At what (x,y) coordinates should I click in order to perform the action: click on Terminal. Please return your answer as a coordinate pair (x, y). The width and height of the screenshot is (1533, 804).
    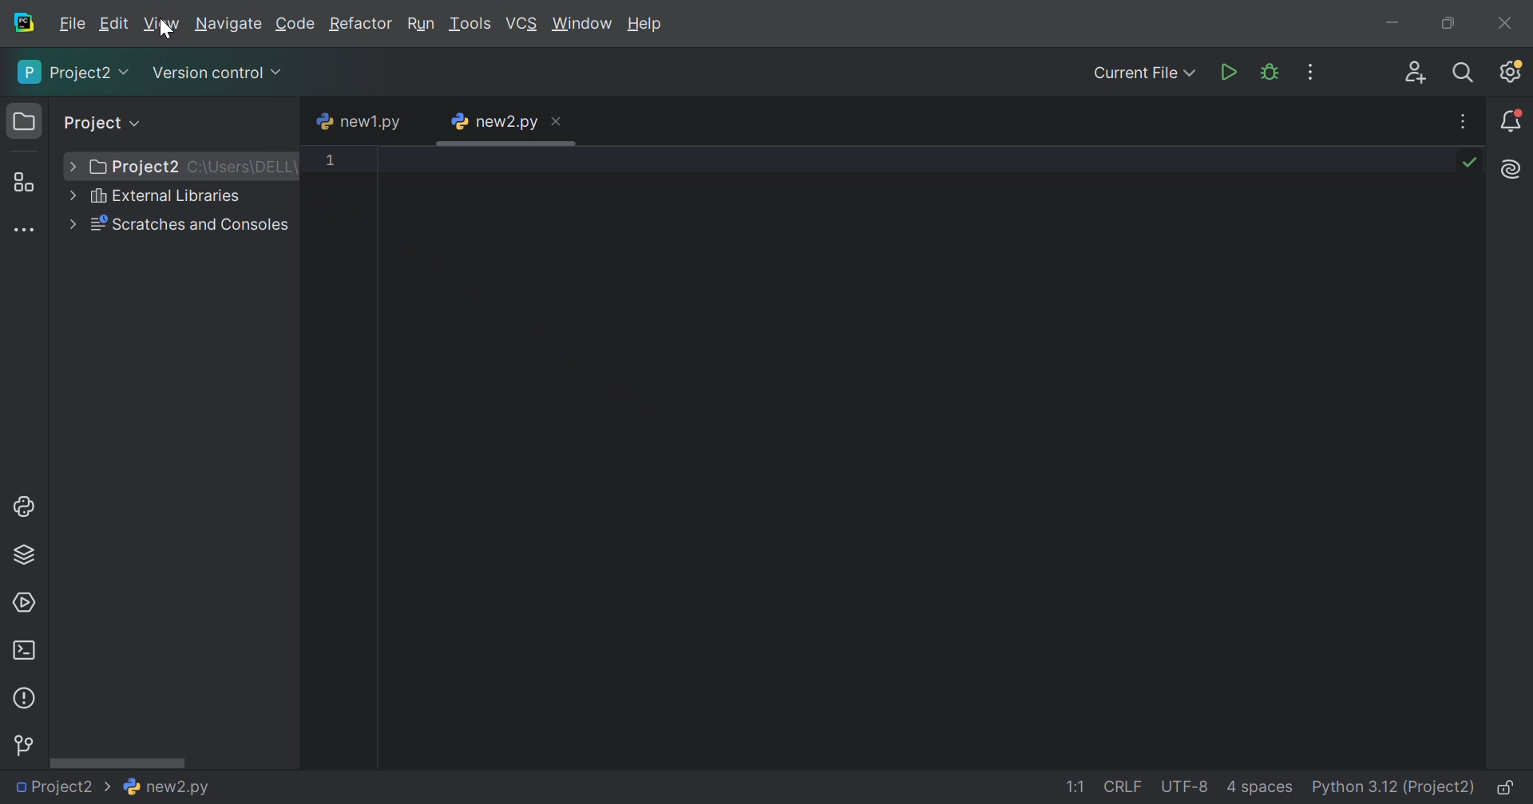
    Looking at the image, I should click on (24, 650).